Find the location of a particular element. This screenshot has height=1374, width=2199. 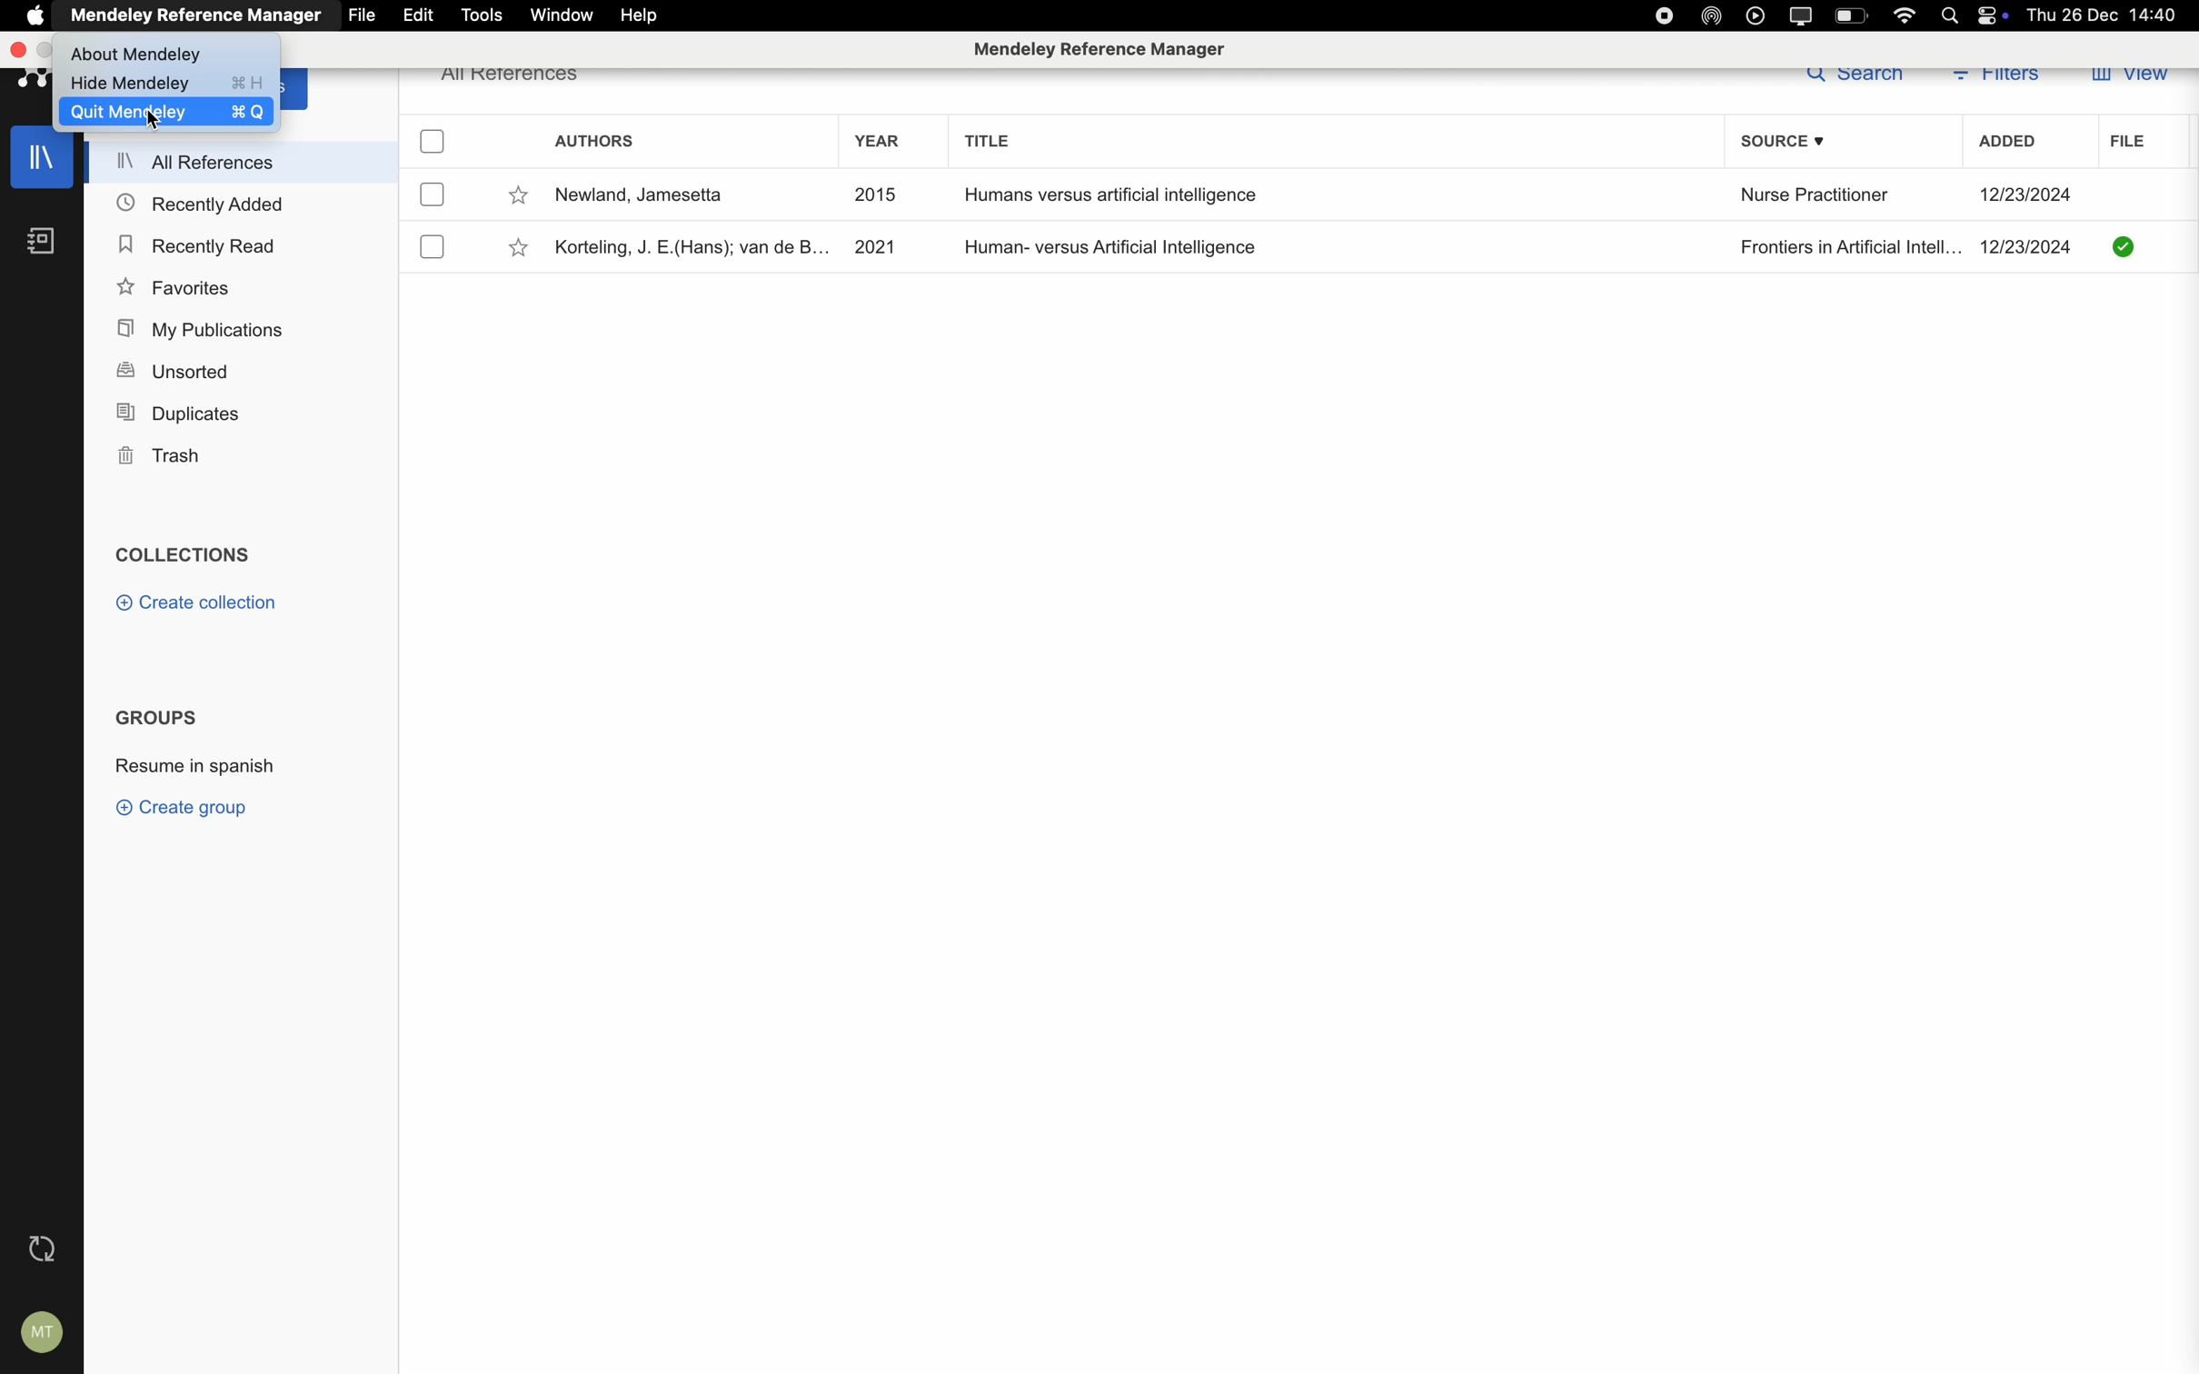

all references is located at coordinates (247, 160).